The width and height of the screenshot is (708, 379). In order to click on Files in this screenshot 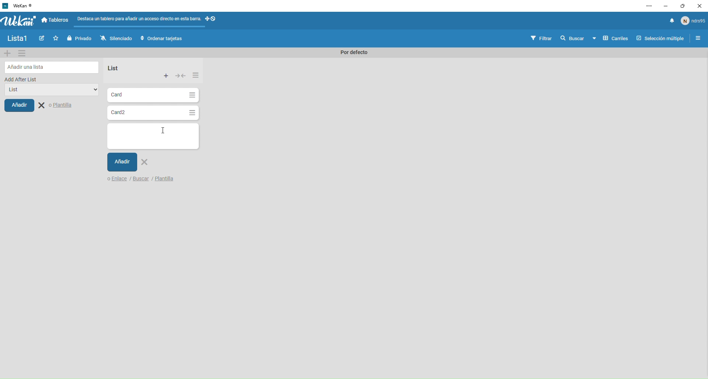, I will do `click(139, 20)`.